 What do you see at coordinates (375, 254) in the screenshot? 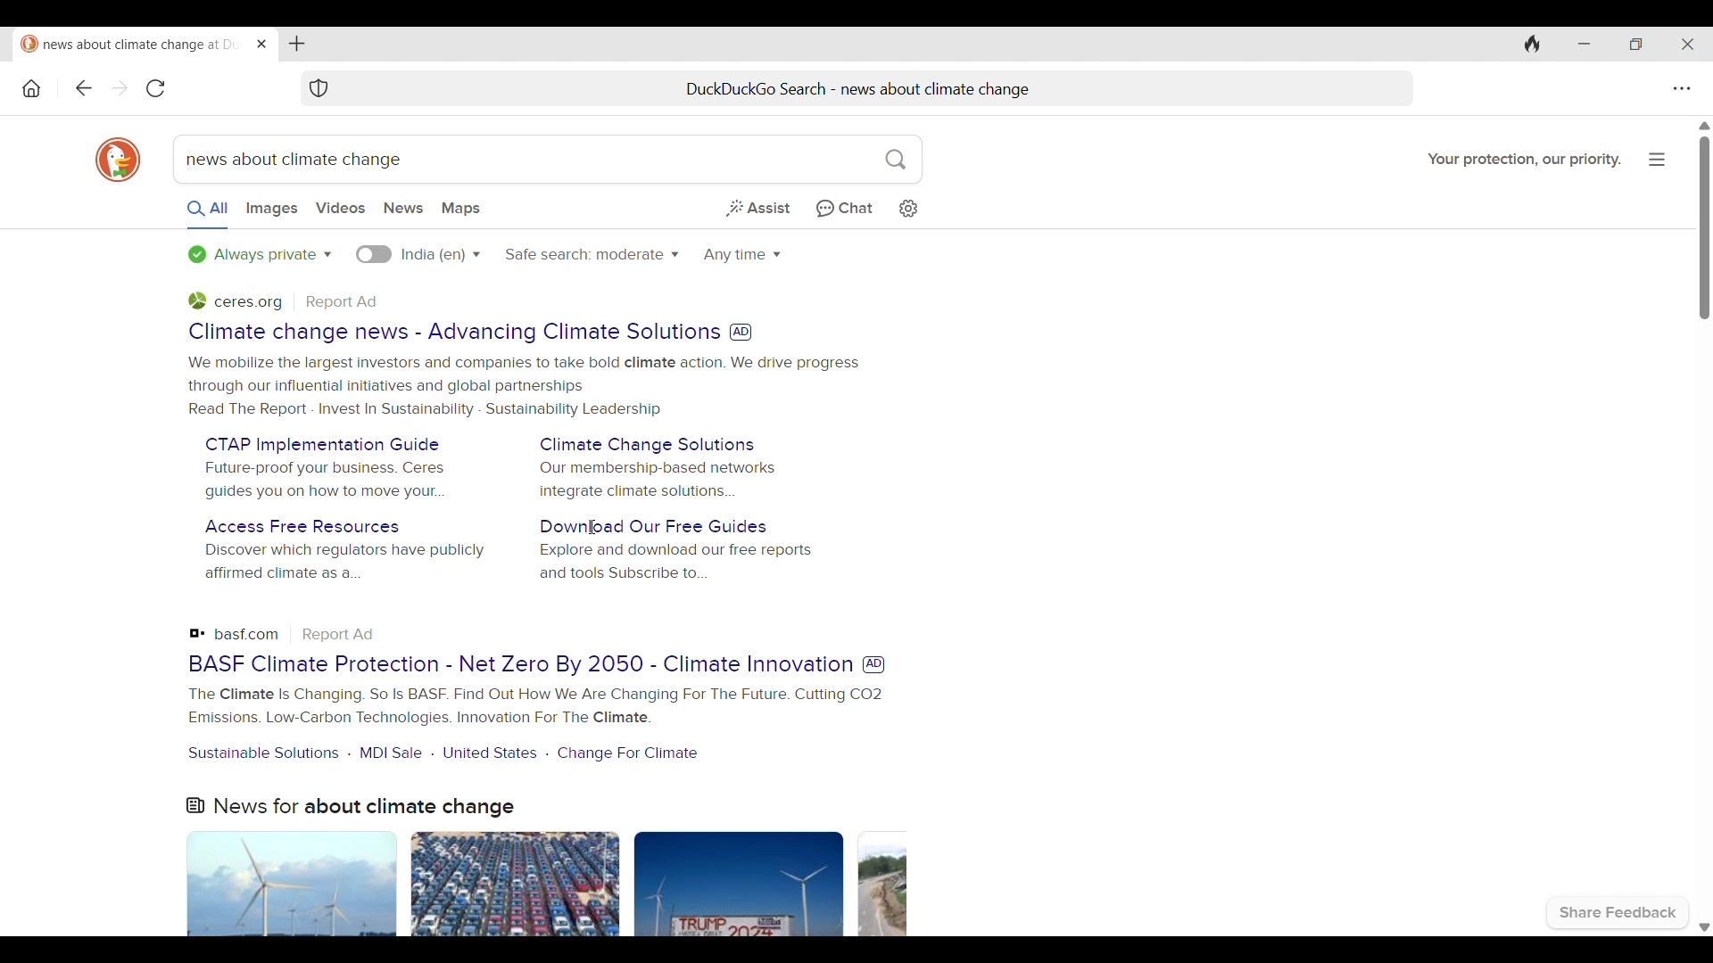
I see `Language specific search` at bounding box center [375, 254].